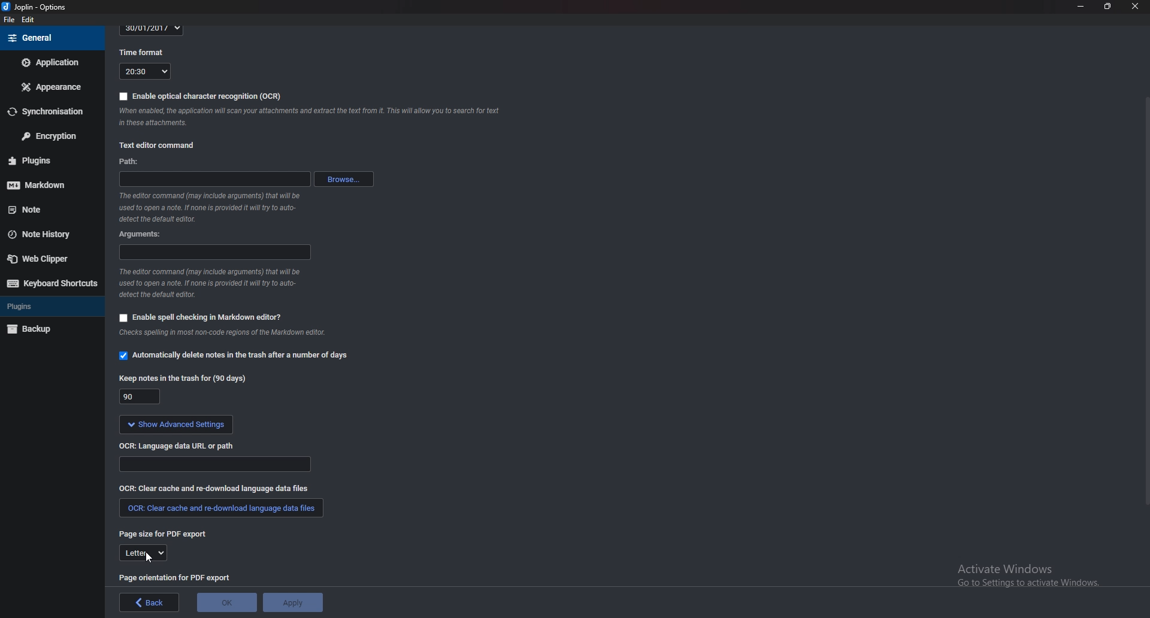  What do you see at coordinates (1108, 6) in the screenshot?
I see `Resize` at bounding box center [1108, 6].